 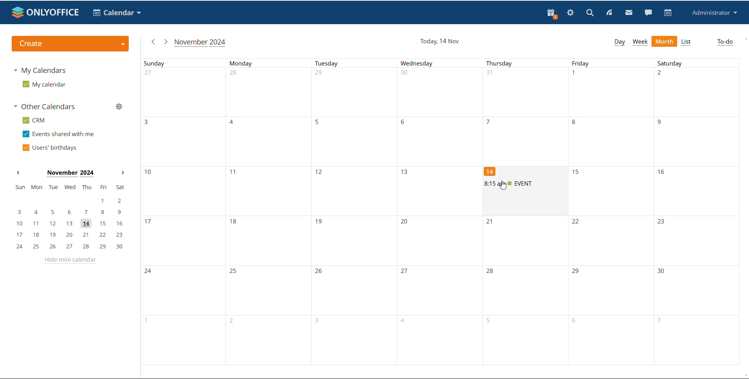 I want to click on my calendar, so click(x=44, y=84).